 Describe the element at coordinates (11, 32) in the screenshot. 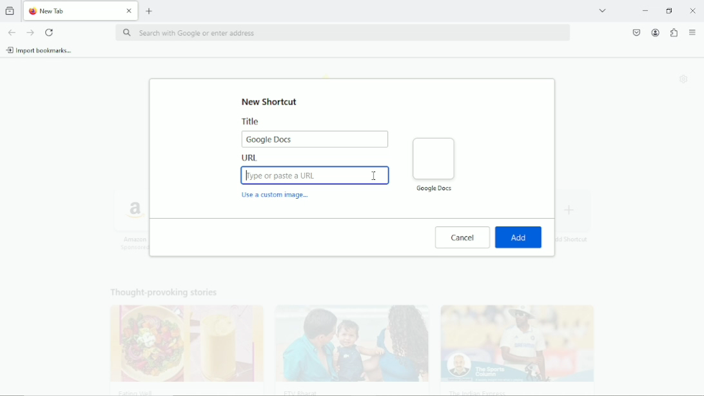

I see `go back` at that location.